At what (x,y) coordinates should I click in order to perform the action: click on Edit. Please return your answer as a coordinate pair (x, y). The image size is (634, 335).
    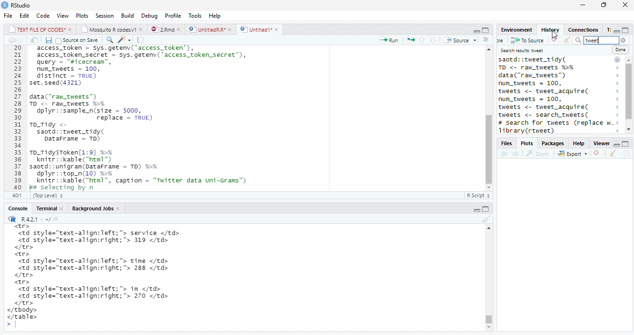
    Looking at the image, I should click on (24, 14).